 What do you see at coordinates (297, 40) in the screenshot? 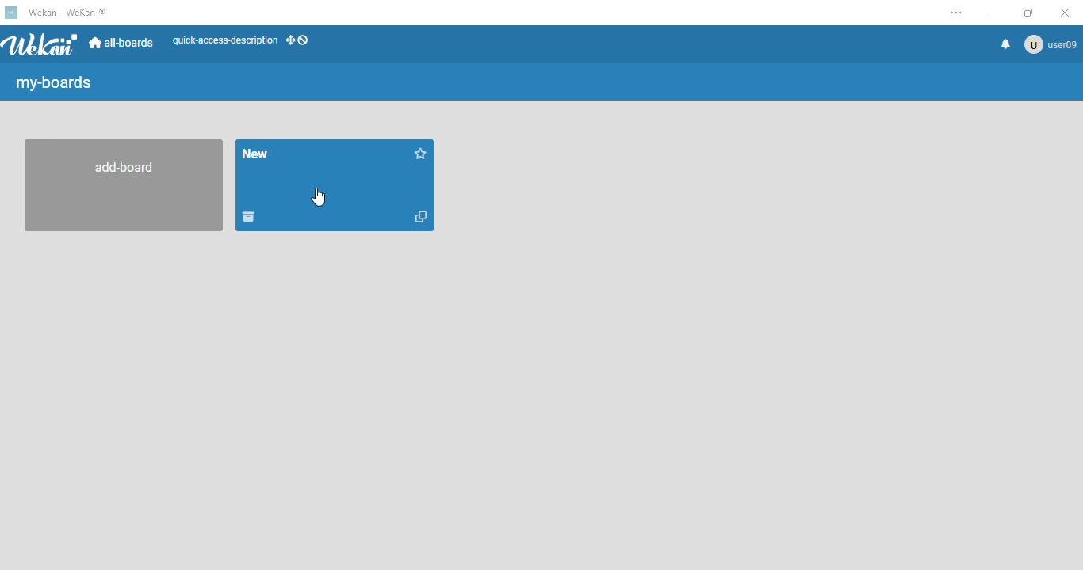
I see `show-desktop-drag-handles` at bounding box center [297, 40].